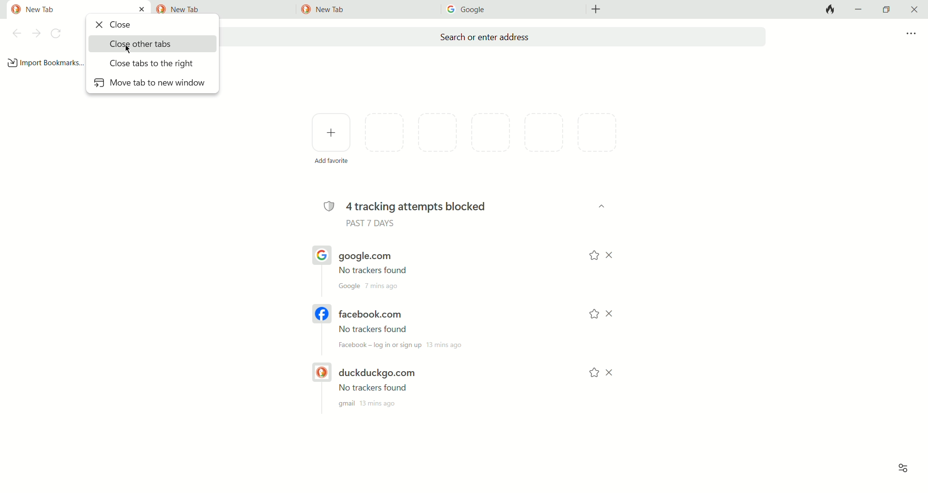 Image resolution: width=928 pixels, height=493 pixels. What do you see at coordinates (129, 47) in the screenshot?
I see `mouse cursor` at bounding box center [129, 47].